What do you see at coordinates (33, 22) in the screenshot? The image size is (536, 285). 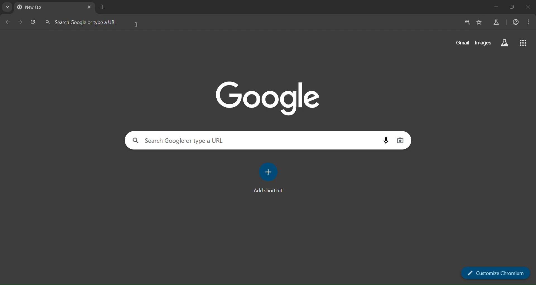 I see `reload page` at bounding box center [33, 22].